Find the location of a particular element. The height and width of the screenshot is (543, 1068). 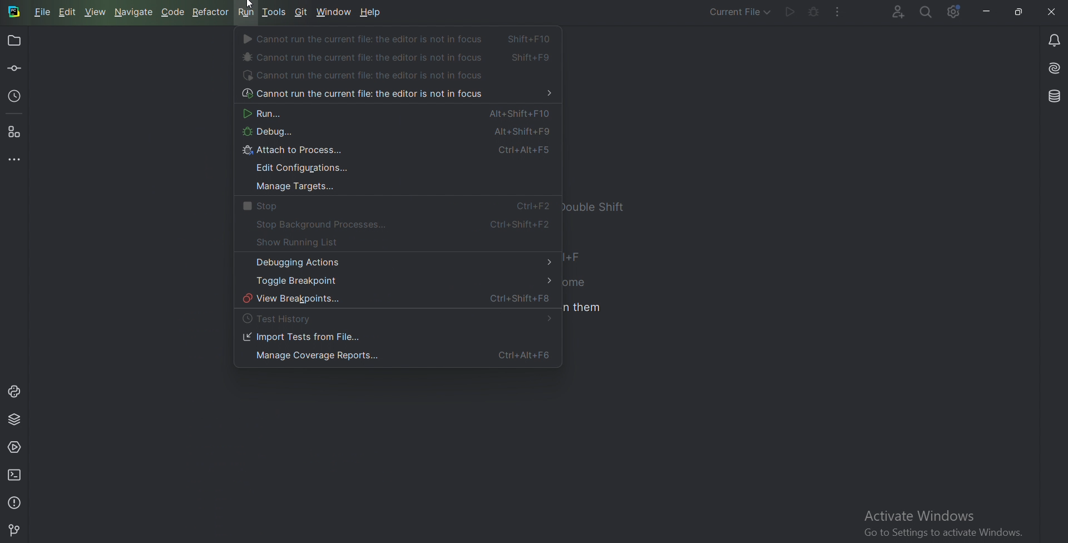

Pycharm is located at coordinates (14, 13).